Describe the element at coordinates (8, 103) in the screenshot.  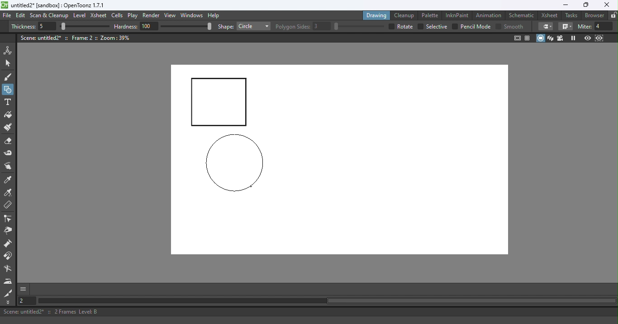
I see `Type tool` at that location.